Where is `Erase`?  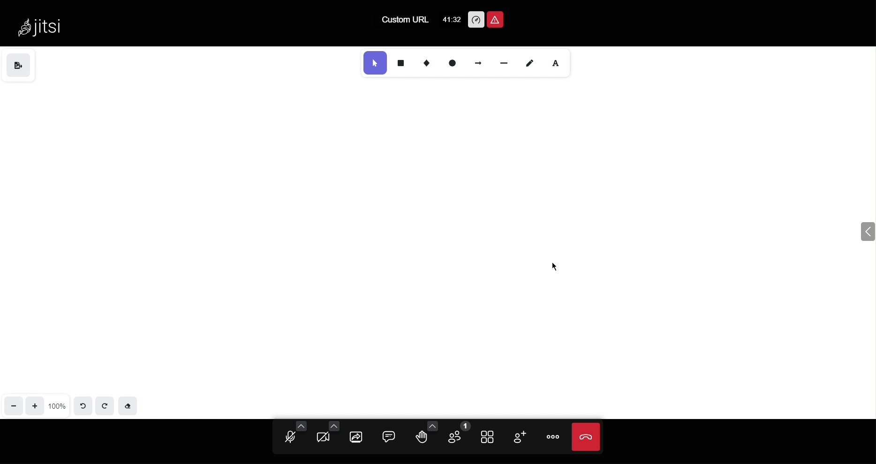 Erase is located at coordinates (129, 406).